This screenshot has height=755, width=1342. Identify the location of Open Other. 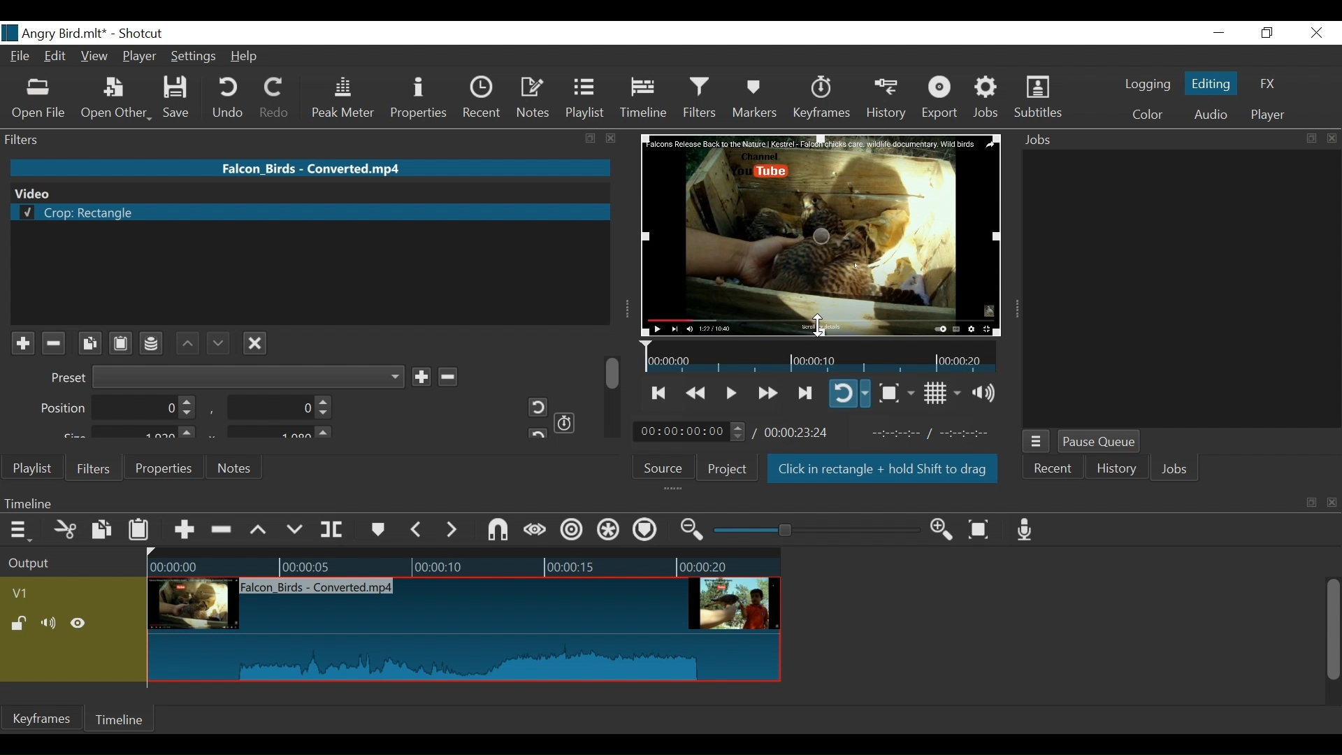
(116, 99).